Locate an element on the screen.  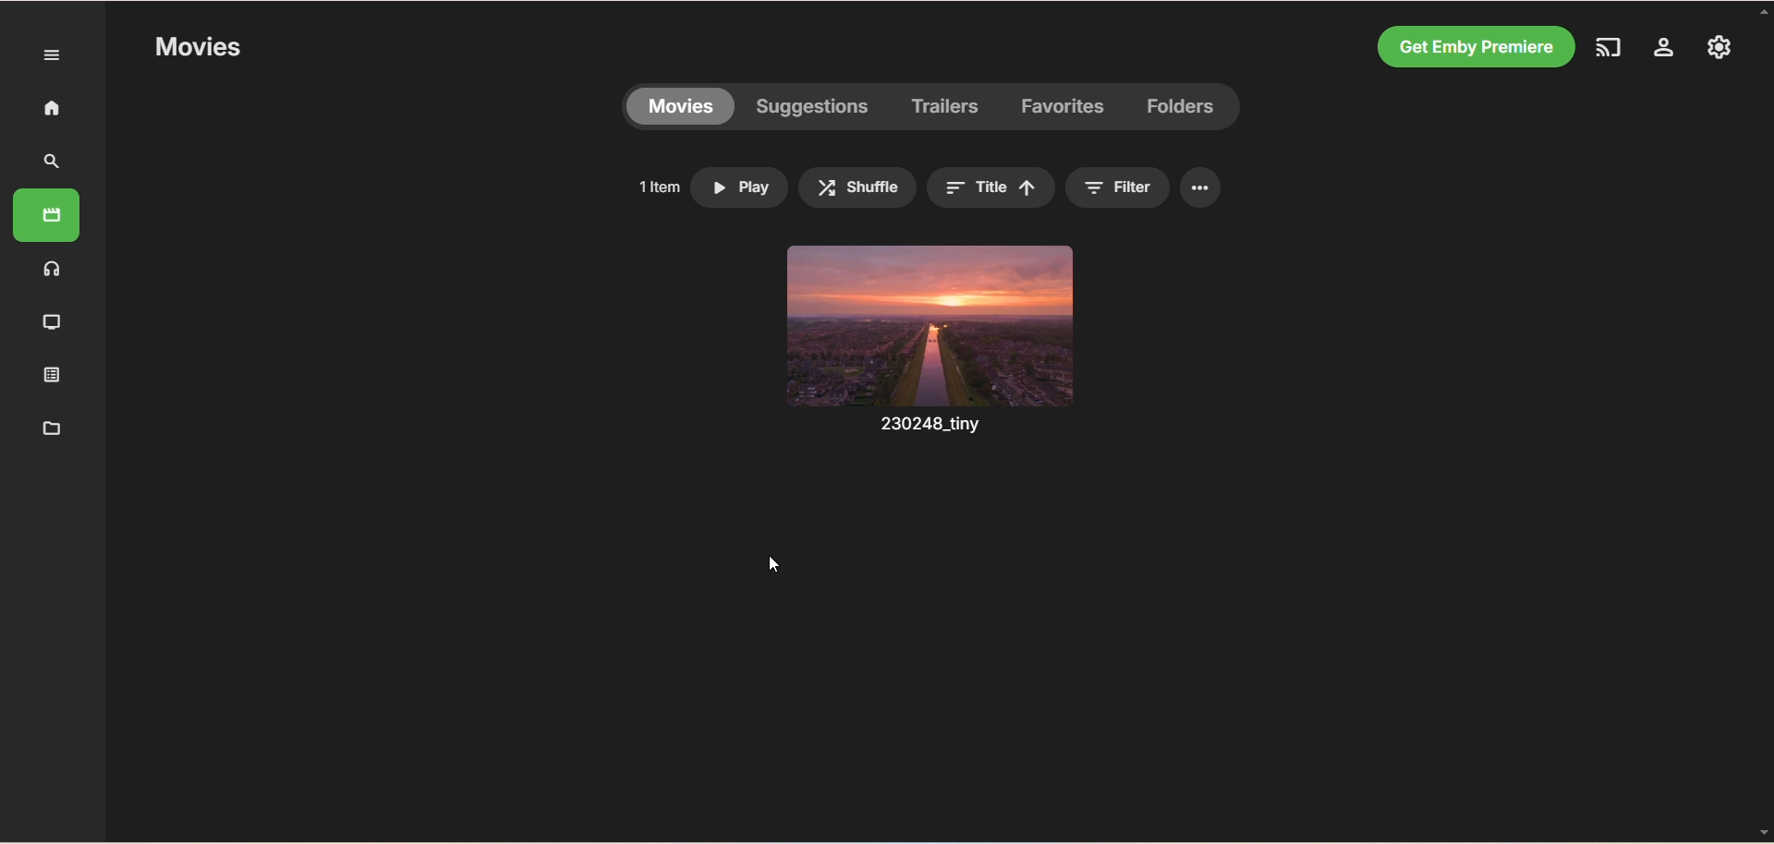
video is located at coordinates (930, 327).